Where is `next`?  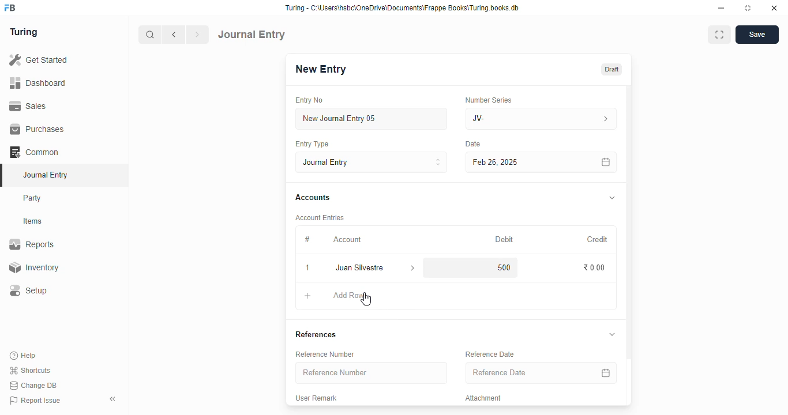
next is located at coordinates (198, 35).